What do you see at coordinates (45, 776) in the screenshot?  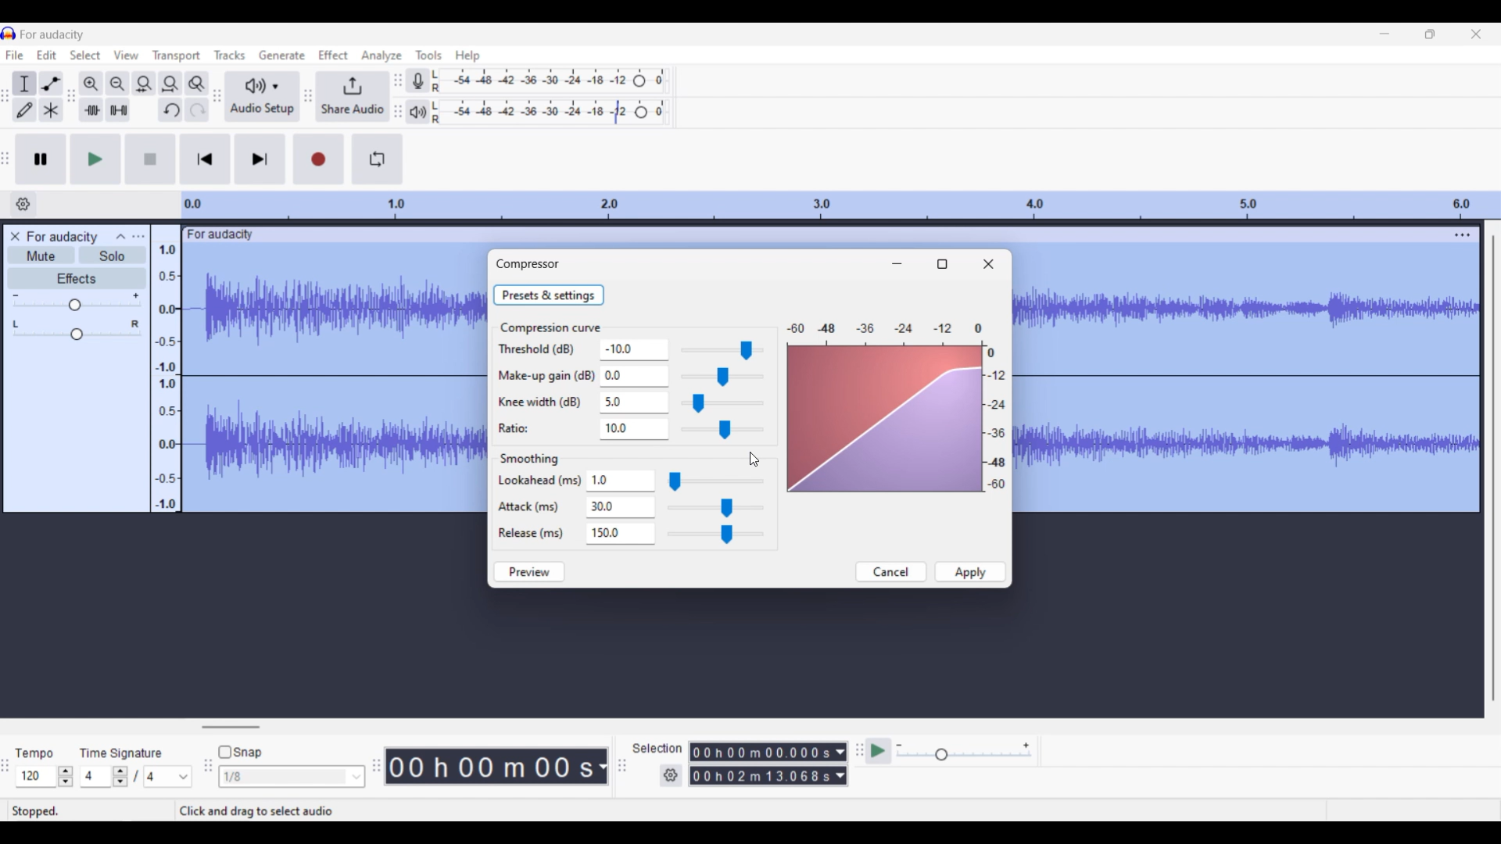 I see `Tempo settings` at bounding box center [45, 776].